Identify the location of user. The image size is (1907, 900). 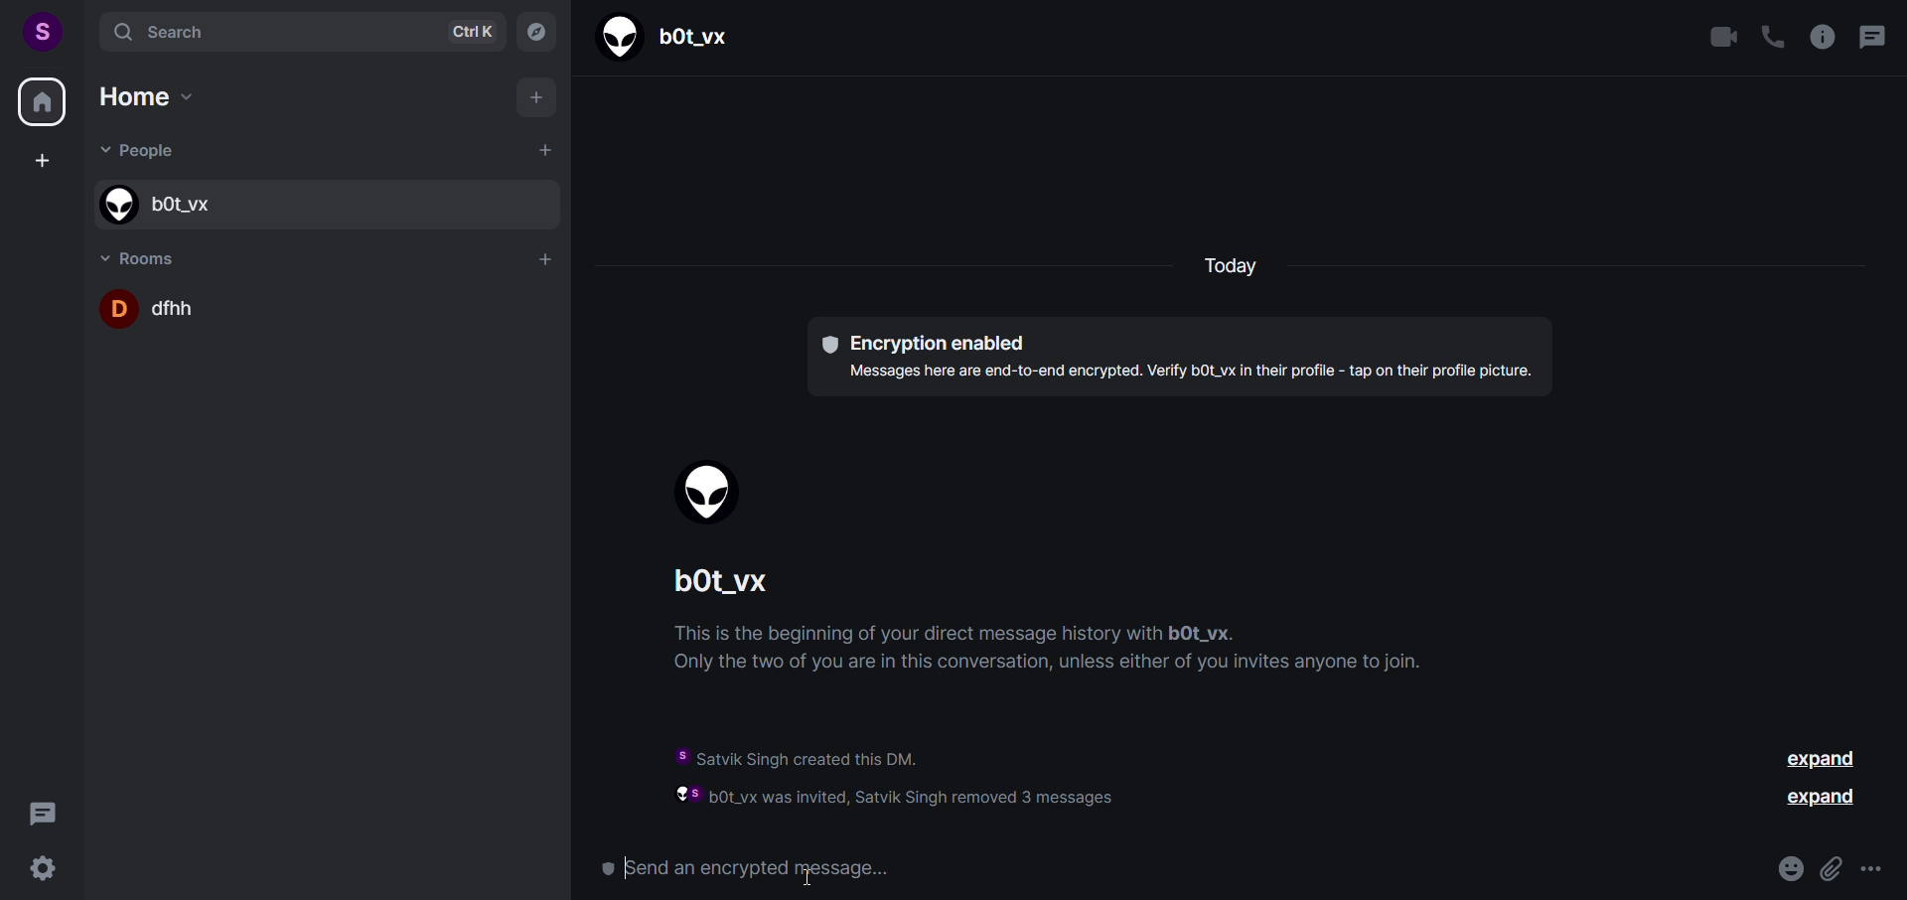
(41, 29).